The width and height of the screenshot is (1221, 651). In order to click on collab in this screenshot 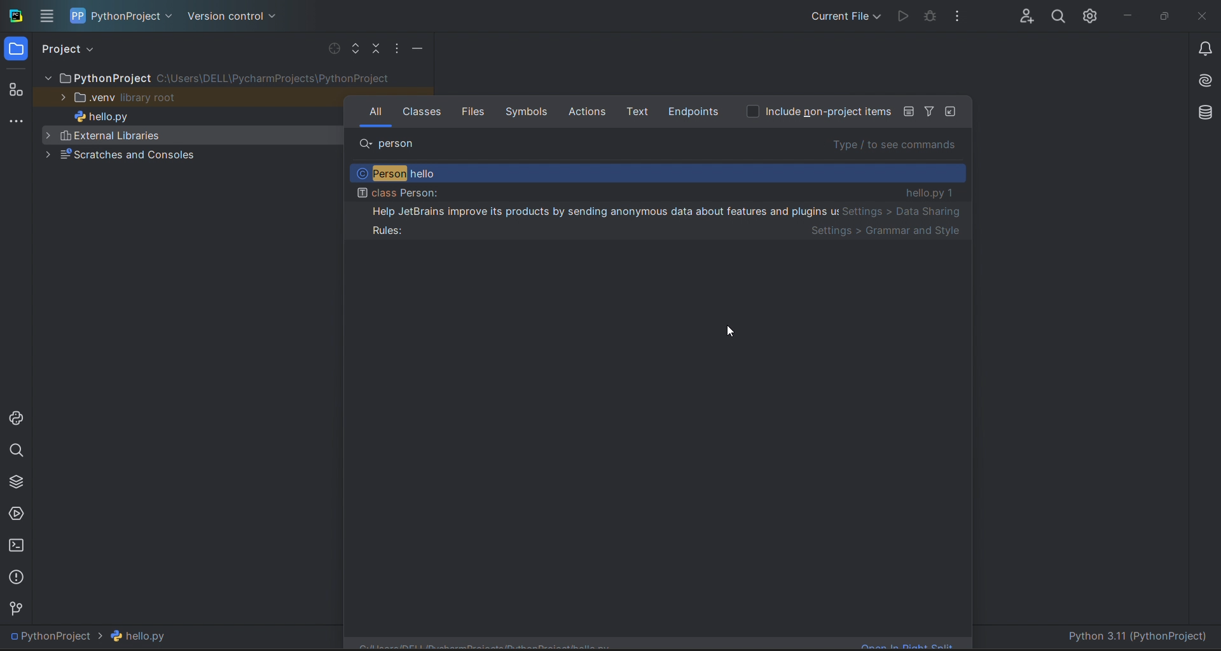, I will do `click(1027, 17)`.